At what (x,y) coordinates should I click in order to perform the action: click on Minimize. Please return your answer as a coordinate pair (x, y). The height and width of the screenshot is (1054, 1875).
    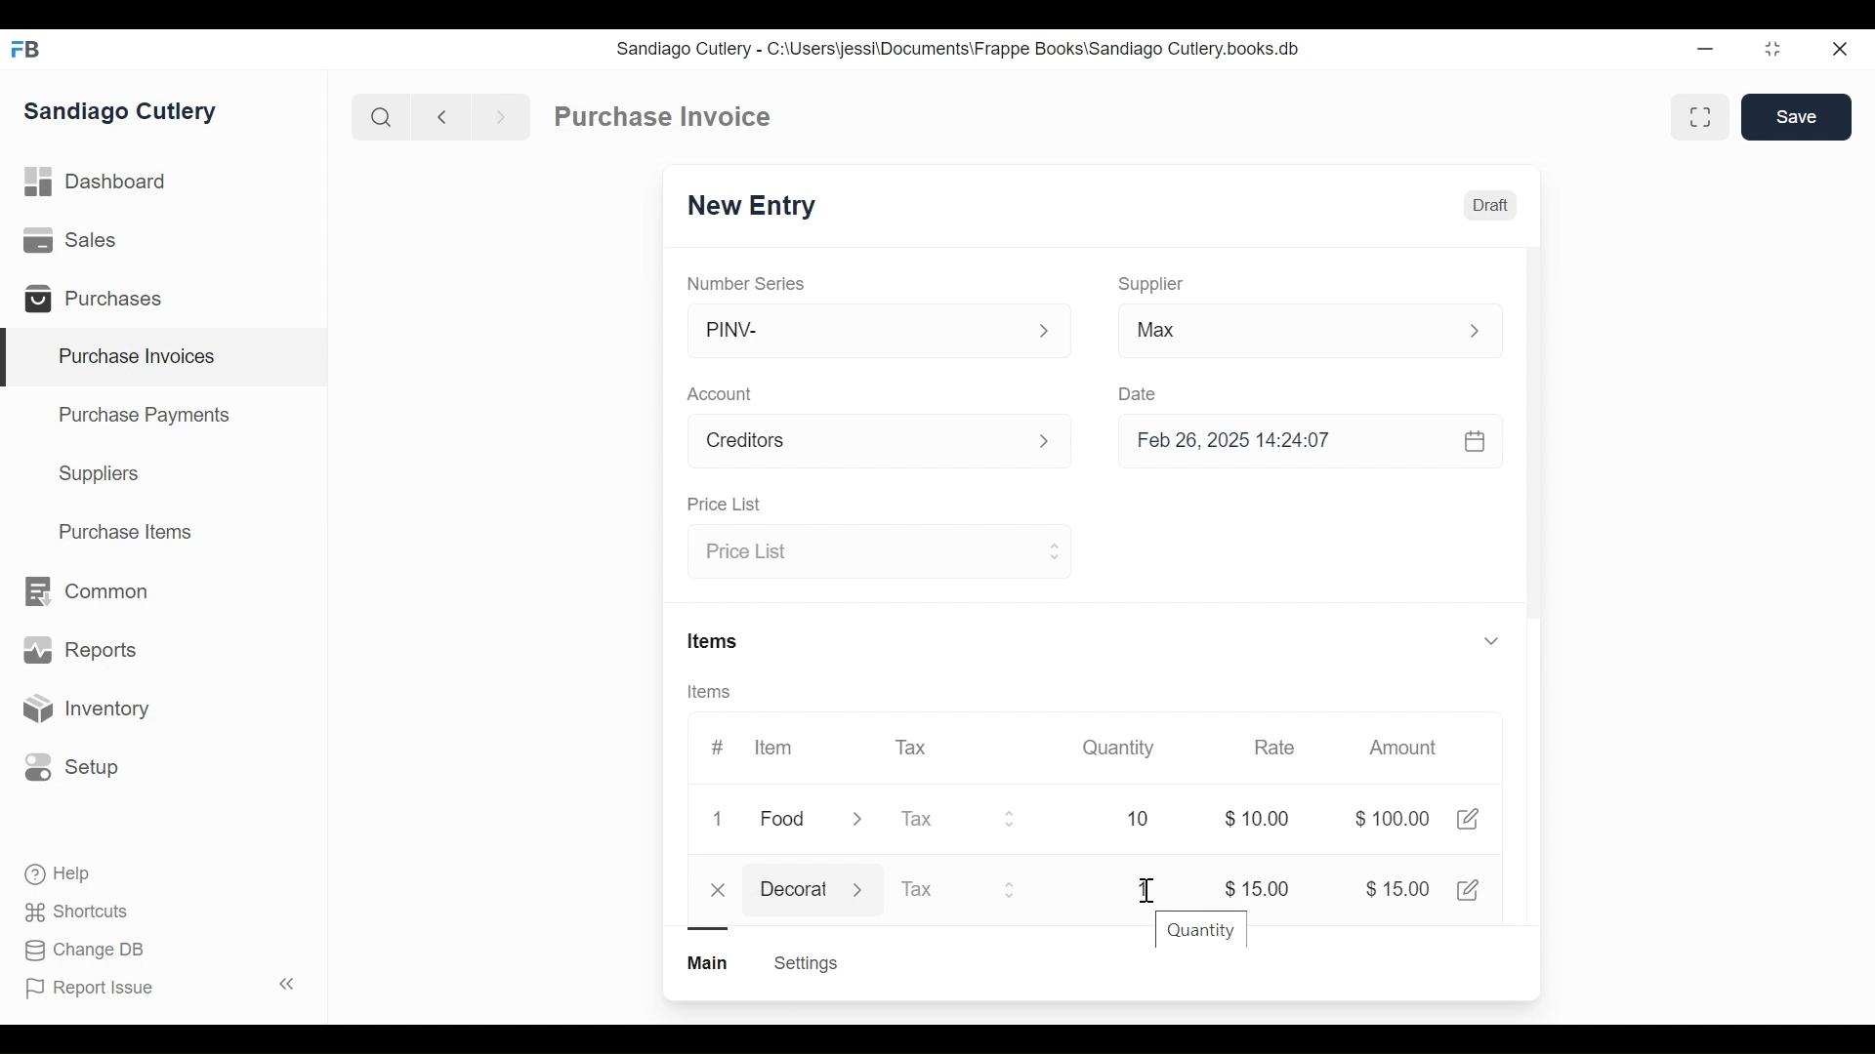
    Looking at the image, I should click on (1701, 50).